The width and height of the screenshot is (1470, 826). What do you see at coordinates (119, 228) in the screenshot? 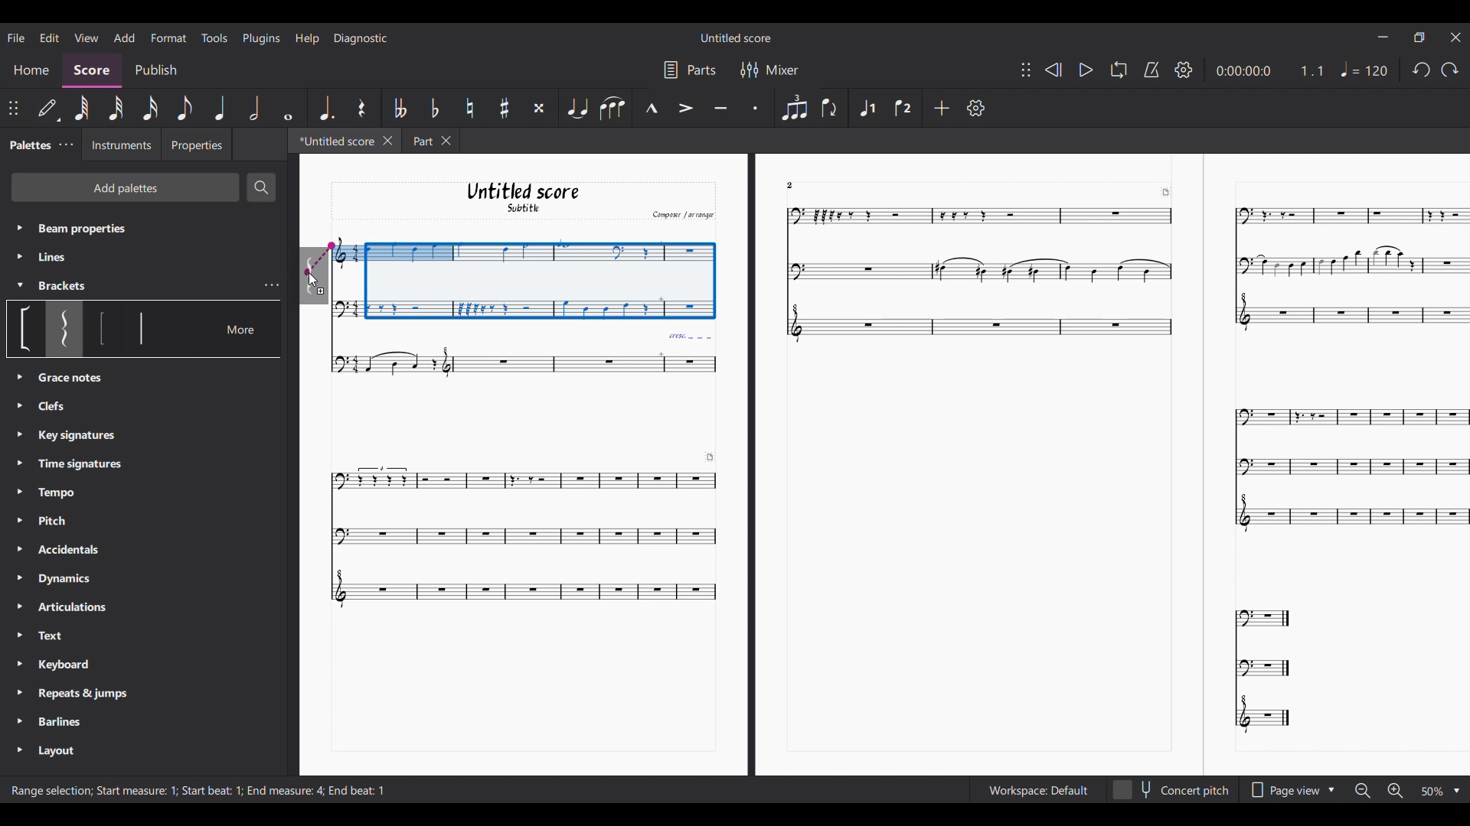
I see `Beam properties` at bounding box center [119, 228].